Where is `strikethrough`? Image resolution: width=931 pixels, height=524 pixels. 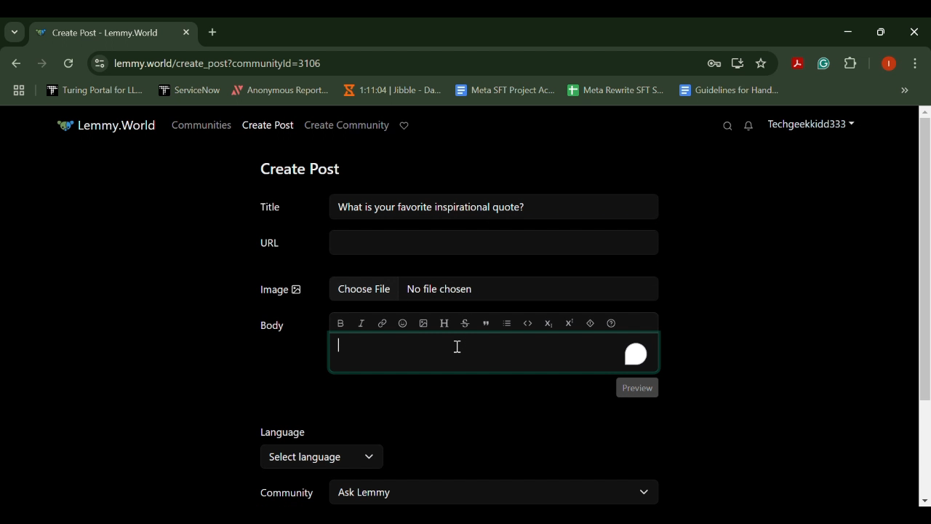
strikethrough is located at coordinates (465, 322).